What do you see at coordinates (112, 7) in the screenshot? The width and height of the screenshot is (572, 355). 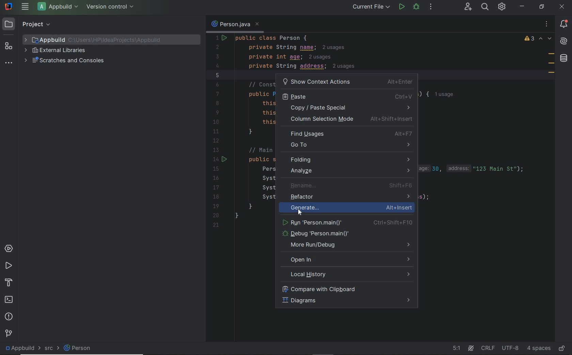 I see `version control` at bounding box center [112, 7].